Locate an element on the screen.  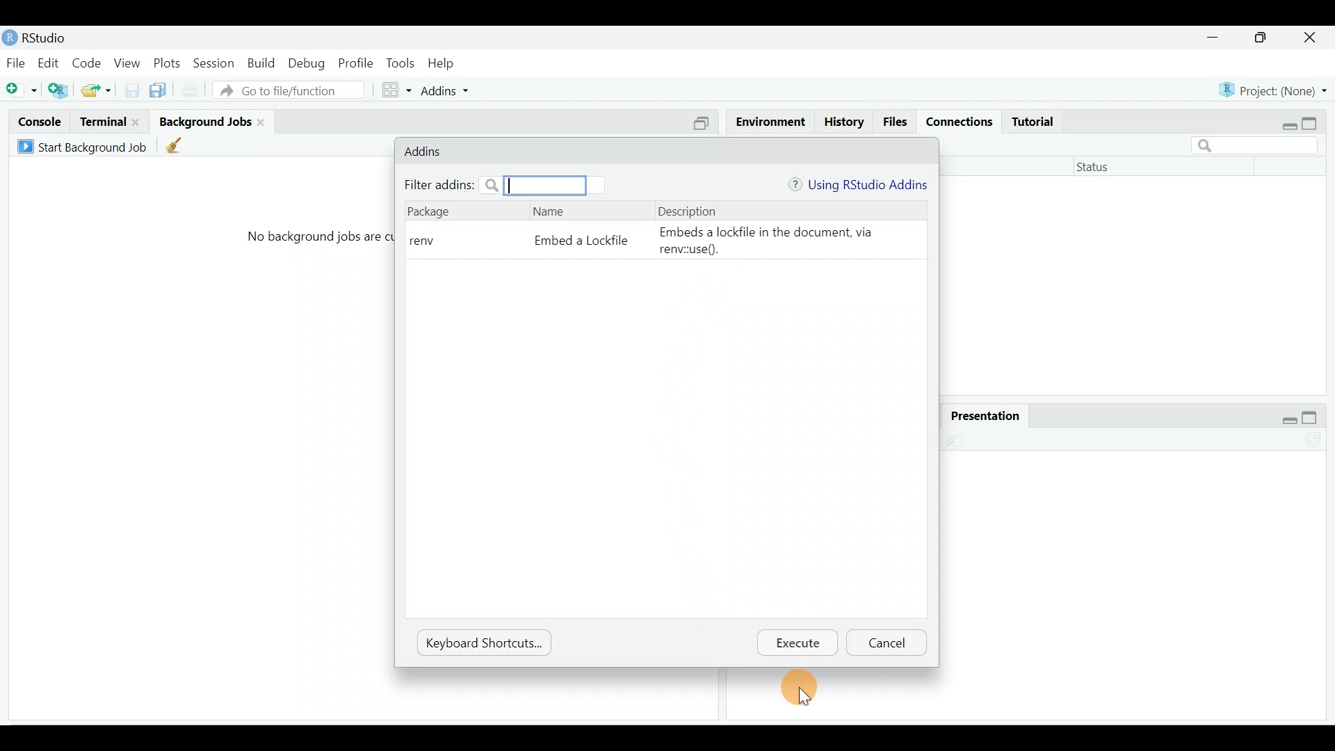
File is located at coordinates (16, 63).